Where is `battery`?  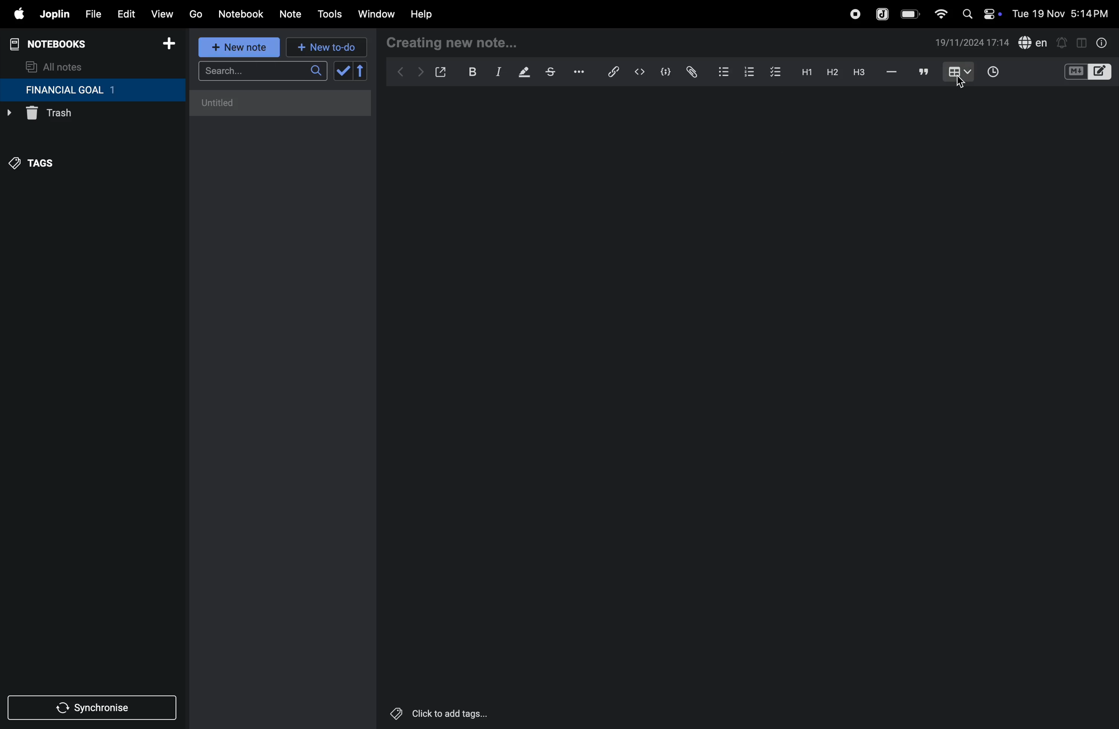 battery is located at coordinates (911, 14).